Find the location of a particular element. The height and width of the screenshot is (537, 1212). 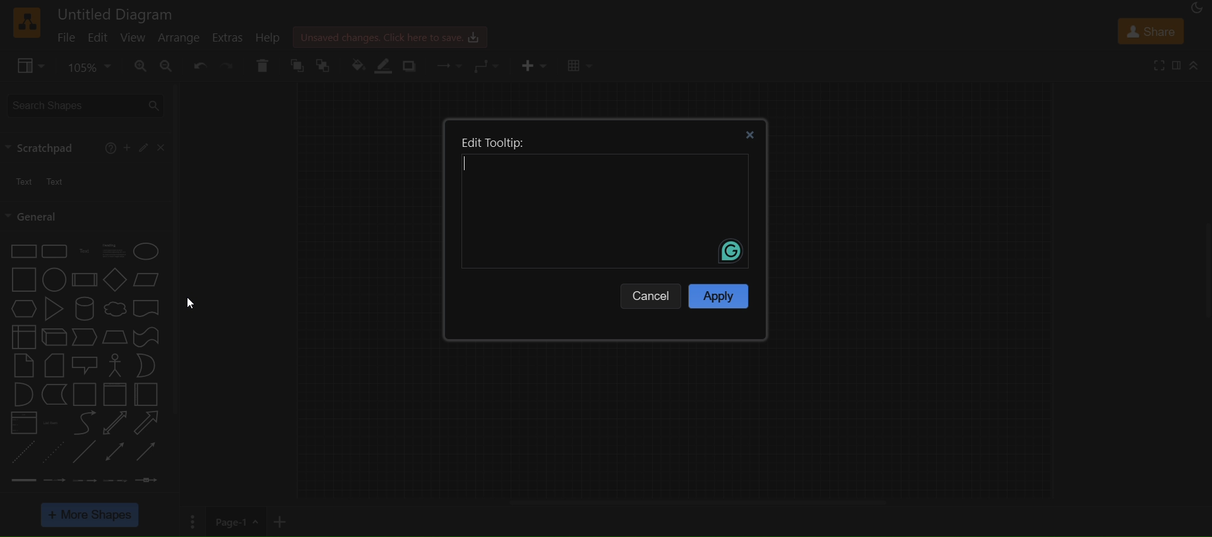

hexagon is located at coordinates (21, 309).